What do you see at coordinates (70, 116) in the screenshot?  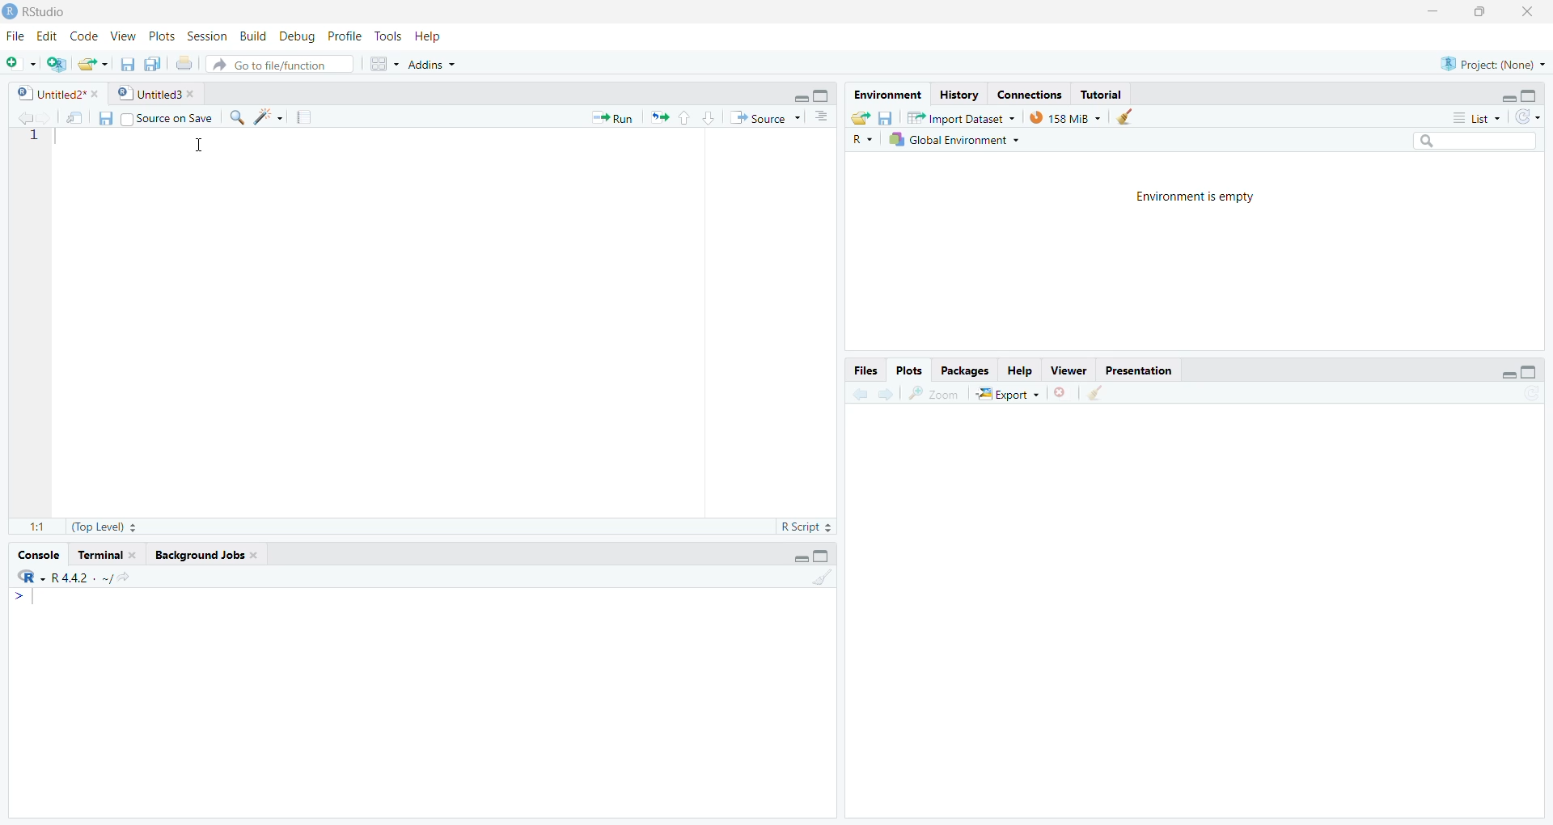 I see `Show in new window` at bounding box center [70, 116].